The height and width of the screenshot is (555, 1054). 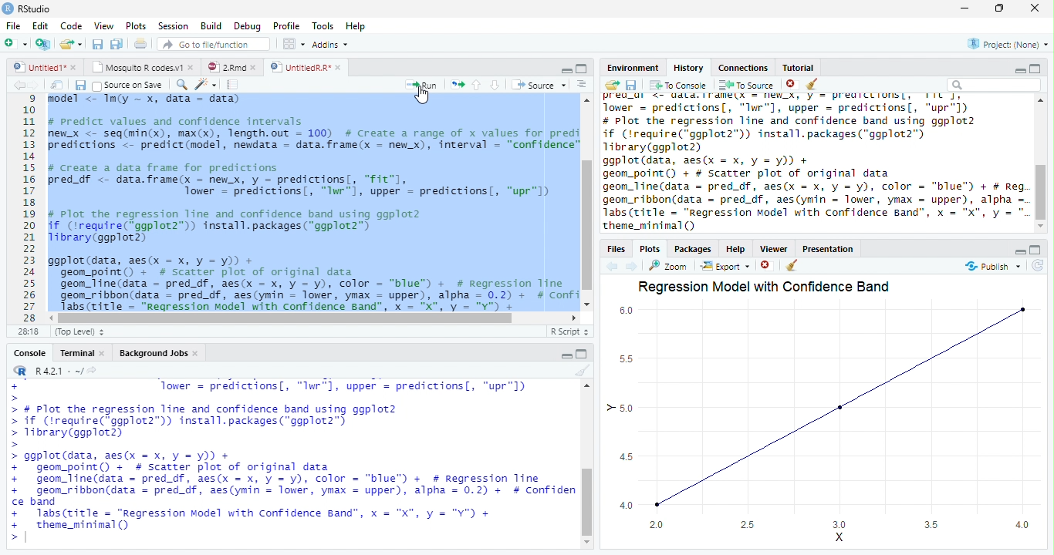 I want to click on Packages, so click(x=691, y=247).